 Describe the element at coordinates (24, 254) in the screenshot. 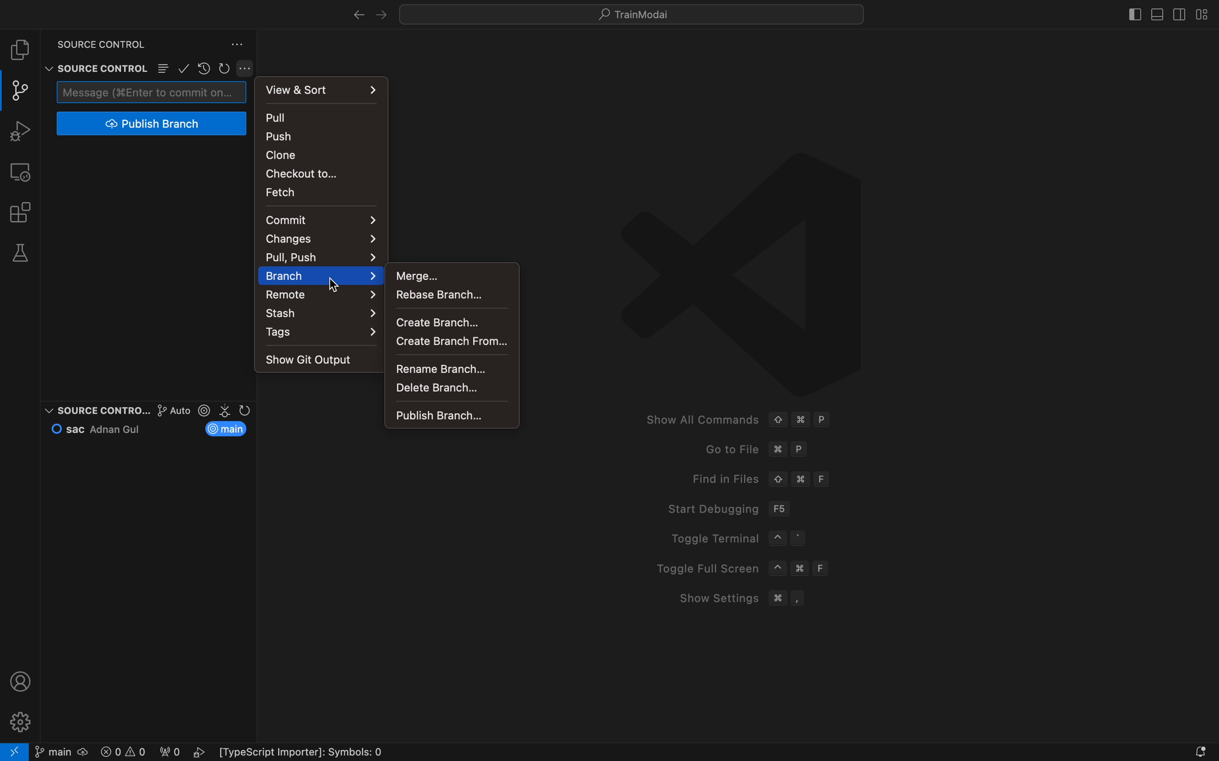

I see `tests` at that location.